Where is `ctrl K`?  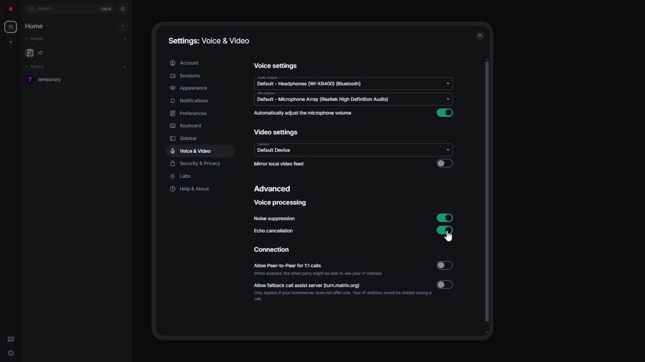
ctrl K is located at coordinates (107, 9).